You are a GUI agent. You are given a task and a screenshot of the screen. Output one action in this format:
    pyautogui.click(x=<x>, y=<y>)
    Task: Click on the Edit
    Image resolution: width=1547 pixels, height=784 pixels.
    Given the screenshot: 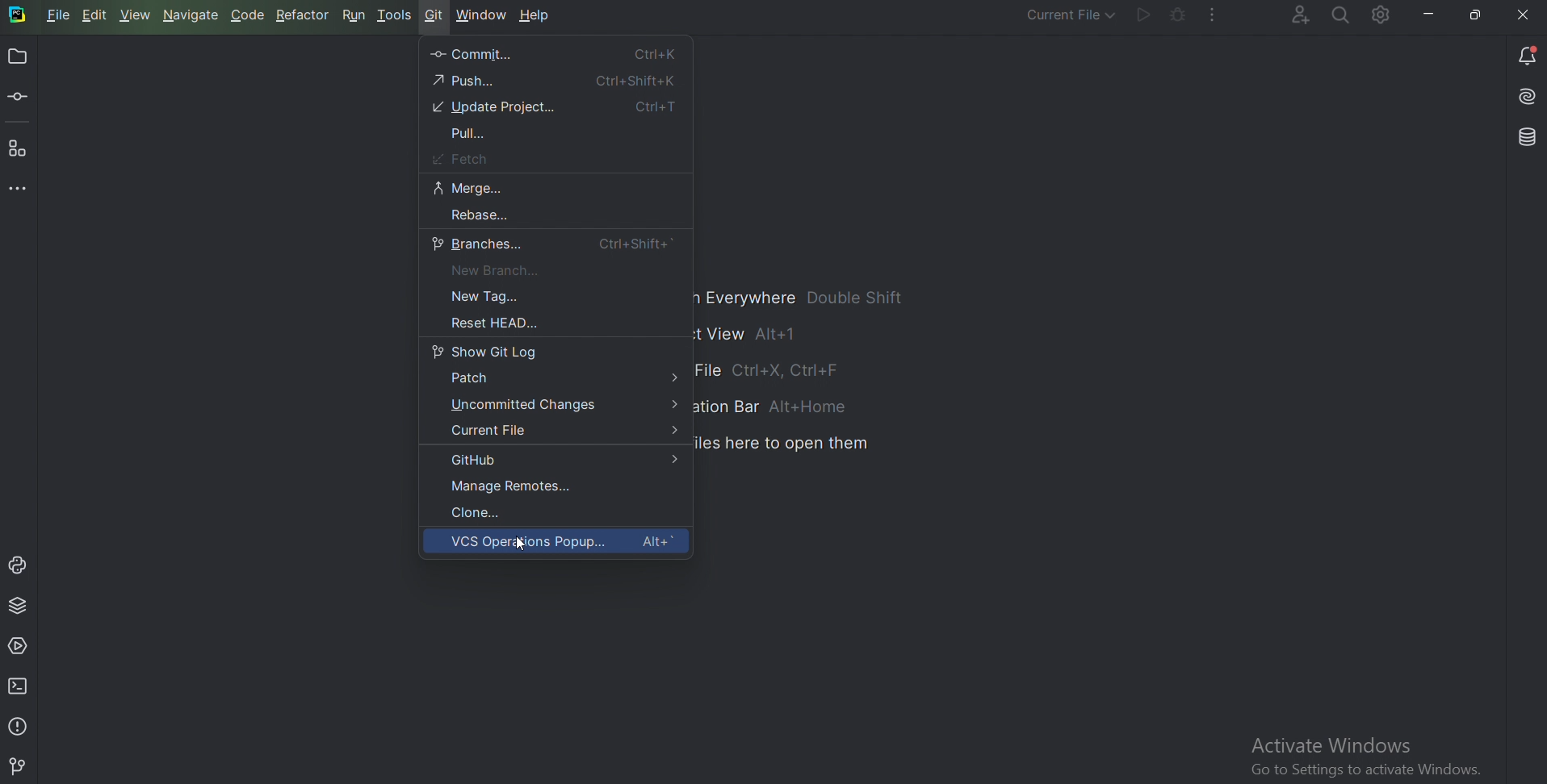 What is the action you would take?
    pyautogui.click(x=96, y=15)
    